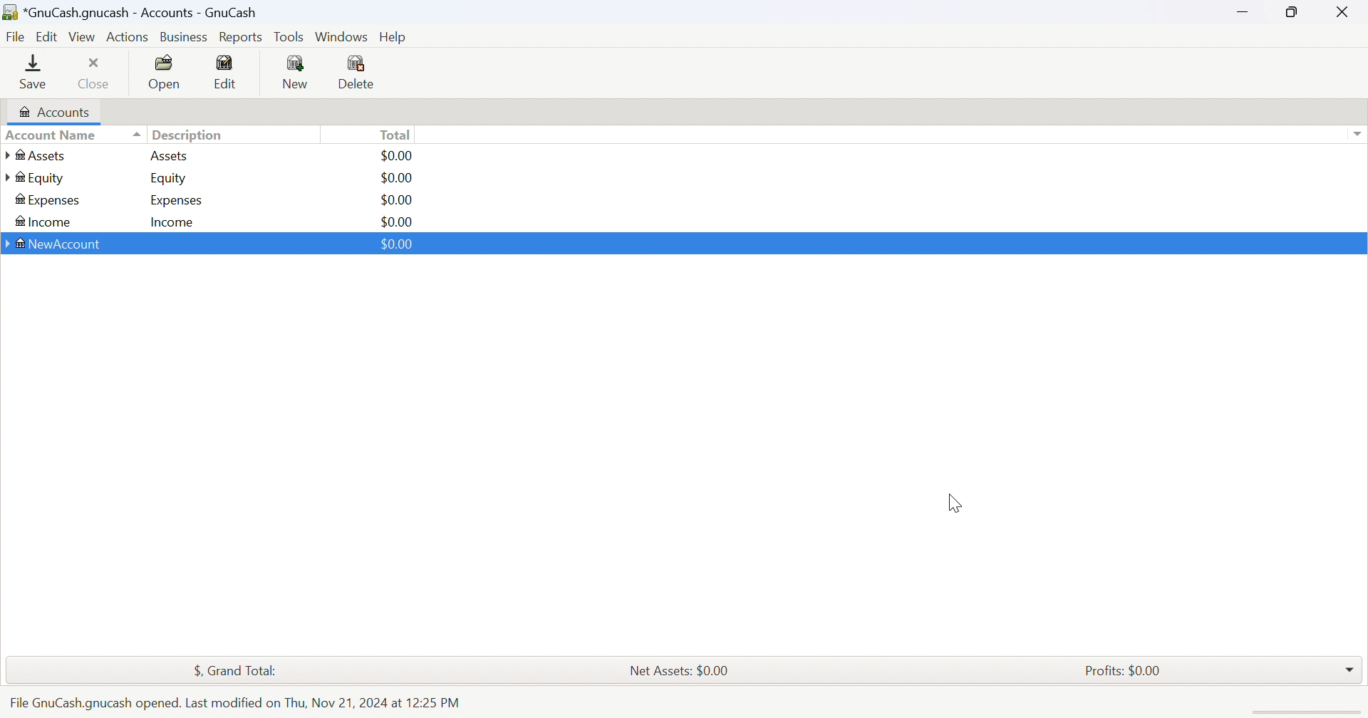 The width and height of the screenshot is (1368, 718). What do you see at coordinates (398, 155) in the screenshot?
I see `$0.00` at bounding box center [398, 155].